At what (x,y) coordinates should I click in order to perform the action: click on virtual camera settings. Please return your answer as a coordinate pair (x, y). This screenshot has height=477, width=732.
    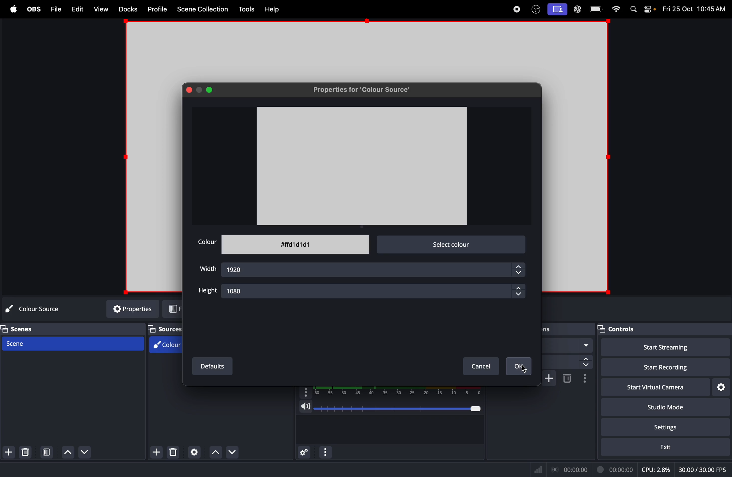
    Looking at the image, I should click on (721, 386).